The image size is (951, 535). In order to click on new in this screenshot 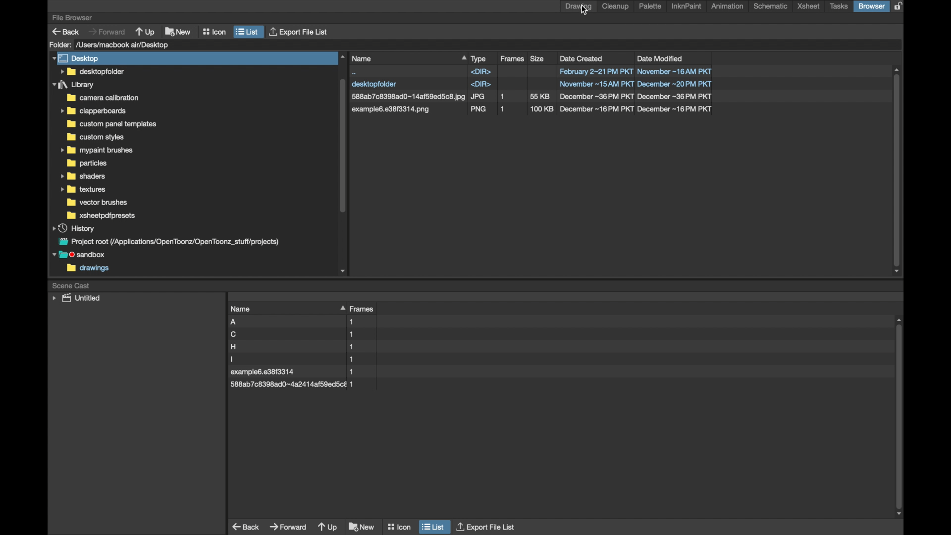, I will do `click(178, 31)`.